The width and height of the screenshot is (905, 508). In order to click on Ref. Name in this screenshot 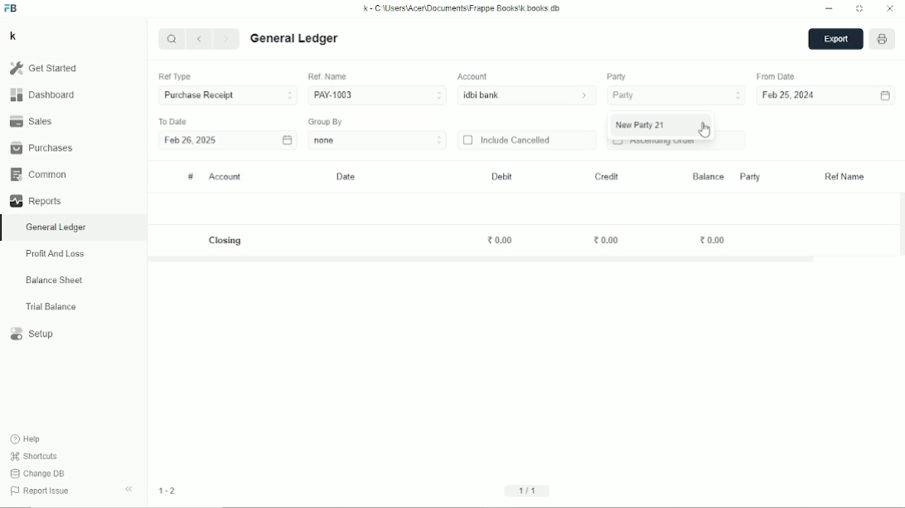, I will do `click(327, 76)`.